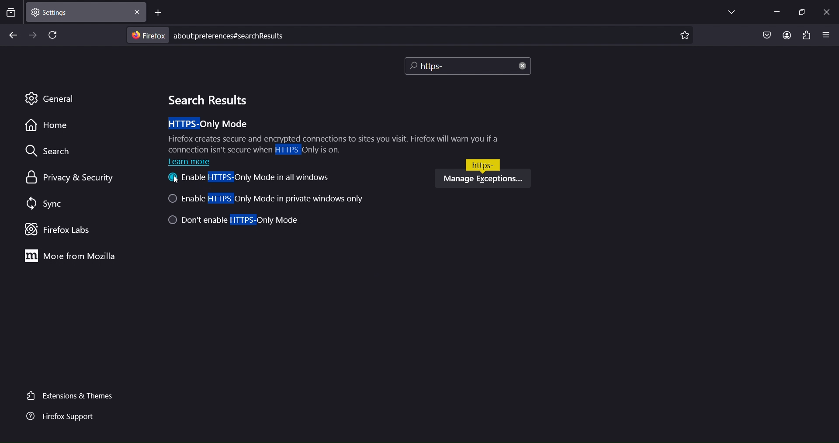 The width and height of the screenshot is (839, 443). What do you see at coordinates (735, 12) in the screenshot?
I see `list all tabs` at bounding box center [735, 12].